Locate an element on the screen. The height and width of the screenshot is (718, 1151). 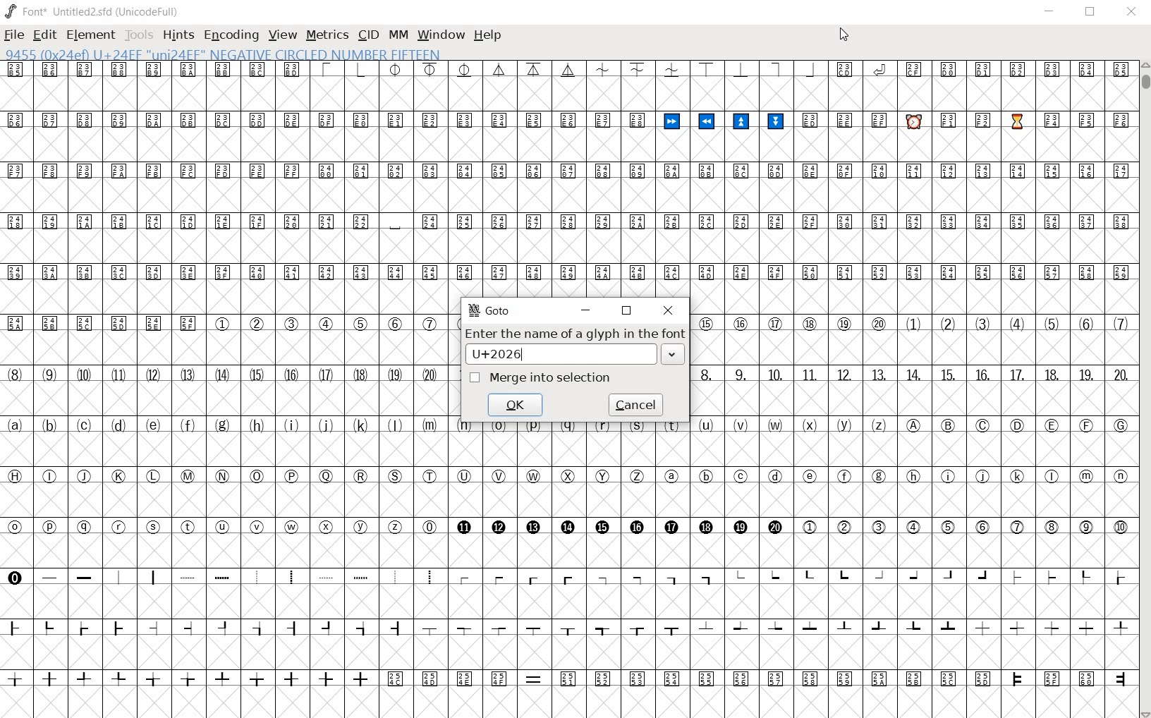
EDIT is located at coordinates (47, 35).